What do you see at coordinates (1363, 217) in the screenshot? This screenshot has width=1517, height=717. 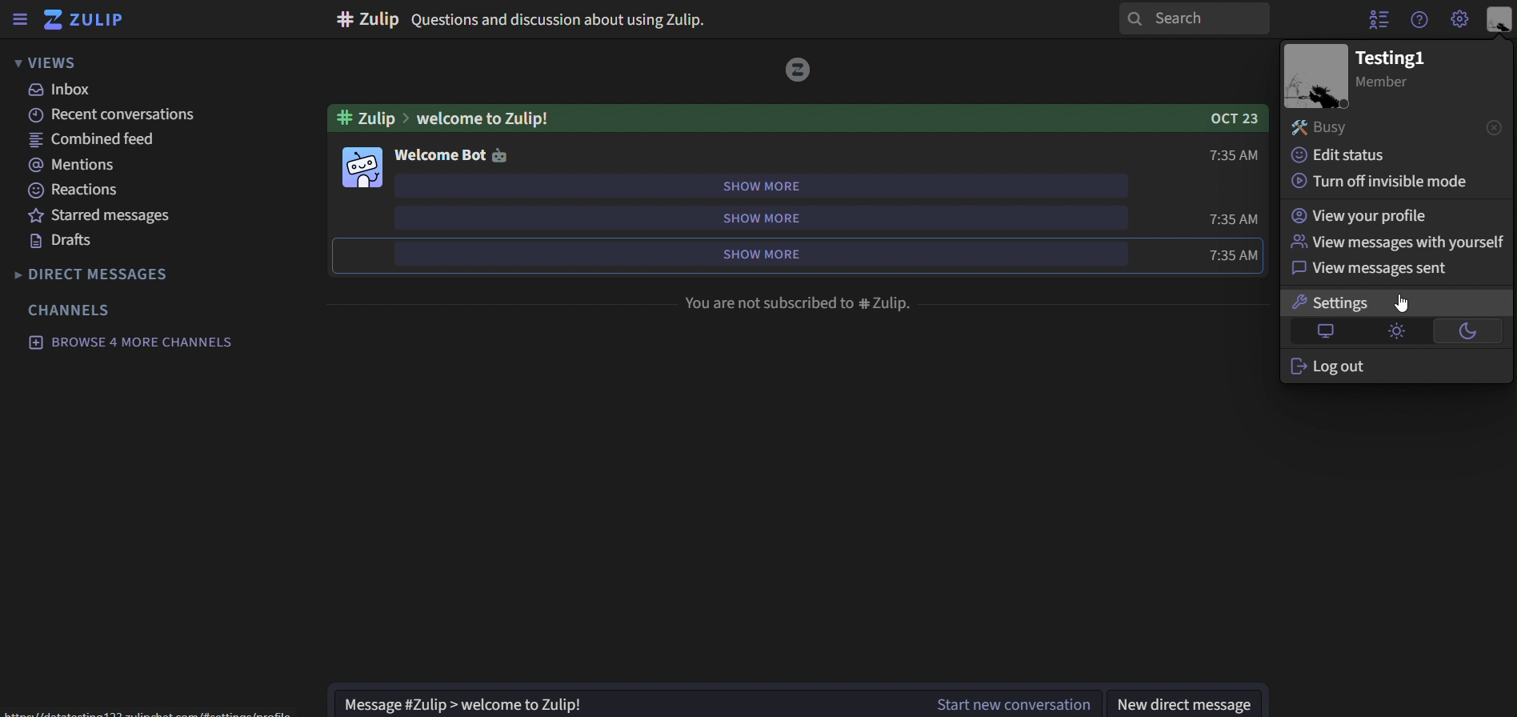 I see `view your profile` at bounding box center [1363, 217].